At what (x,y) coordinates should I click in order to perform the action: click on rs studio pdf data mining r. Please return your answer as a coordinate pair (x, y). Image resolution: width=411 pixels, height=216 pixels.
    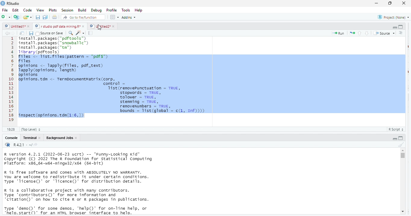
    Looking at the image, I should click on (57, 26).